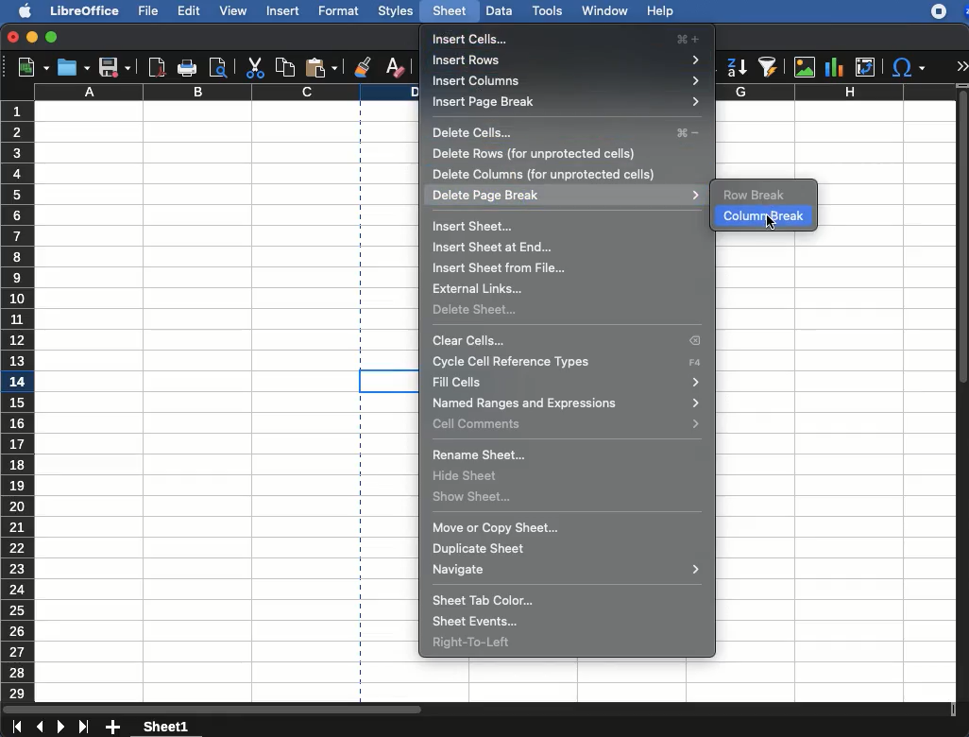 The width and height of the screenshot is (969, 737). Describe the element at coordinates (737, 69) in the screenshot. I see `descending` at that location.